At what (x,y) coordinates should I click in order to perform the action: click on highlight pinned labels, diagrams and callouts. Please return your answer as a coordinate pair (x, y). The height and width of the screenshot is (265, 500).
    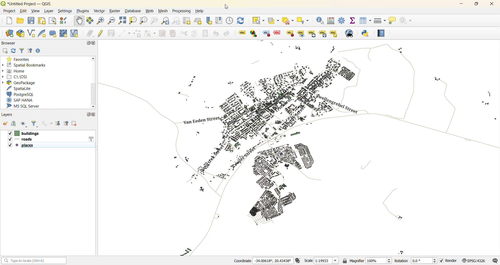
    Looking at the image, I should click on (266, 34).